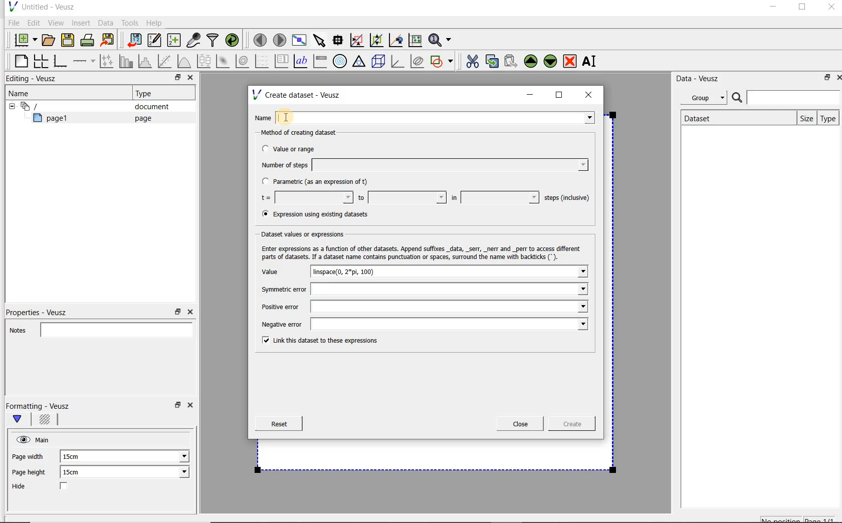 This screenshot has height=523, width=842. What do you see at coordinates (129, 23) in the screenshot?
I see `Tools` at bounding box center [129, 23].